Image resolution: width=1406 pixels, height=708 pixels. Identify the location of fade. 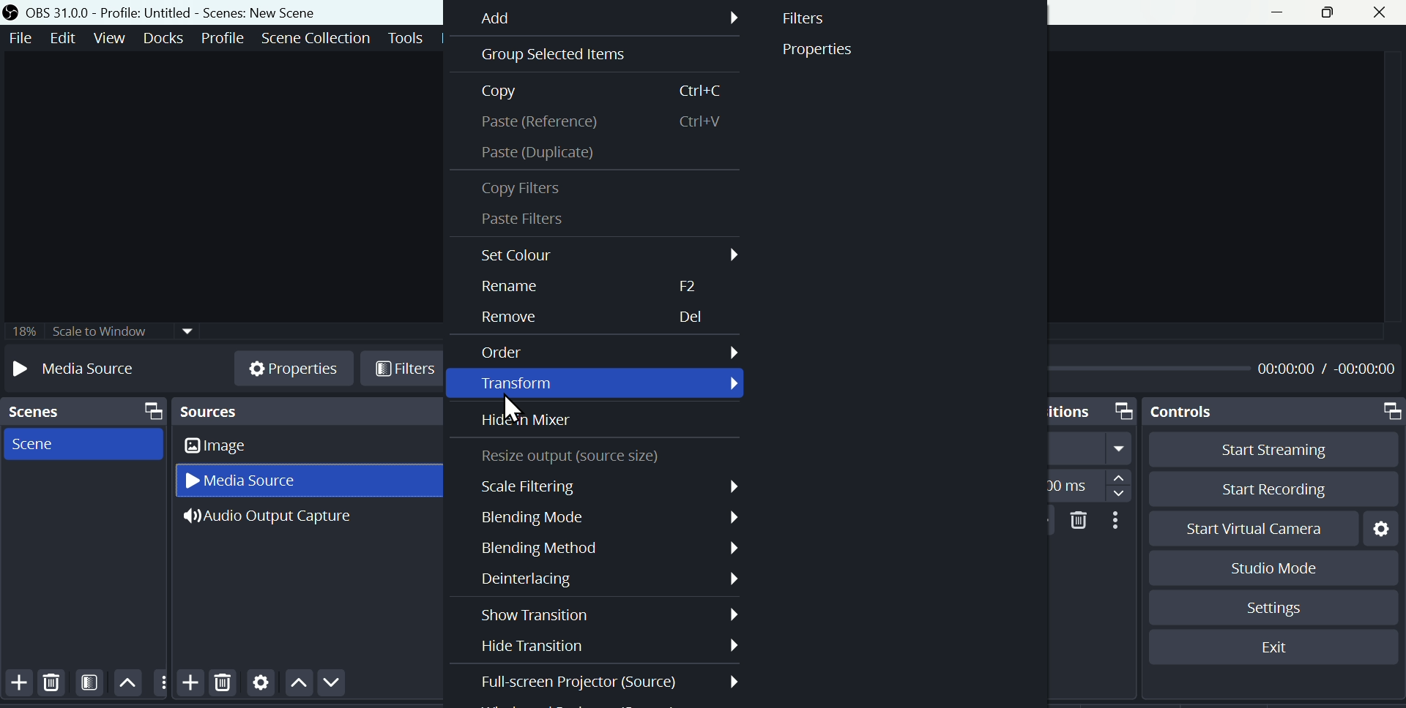
(1093, 449).